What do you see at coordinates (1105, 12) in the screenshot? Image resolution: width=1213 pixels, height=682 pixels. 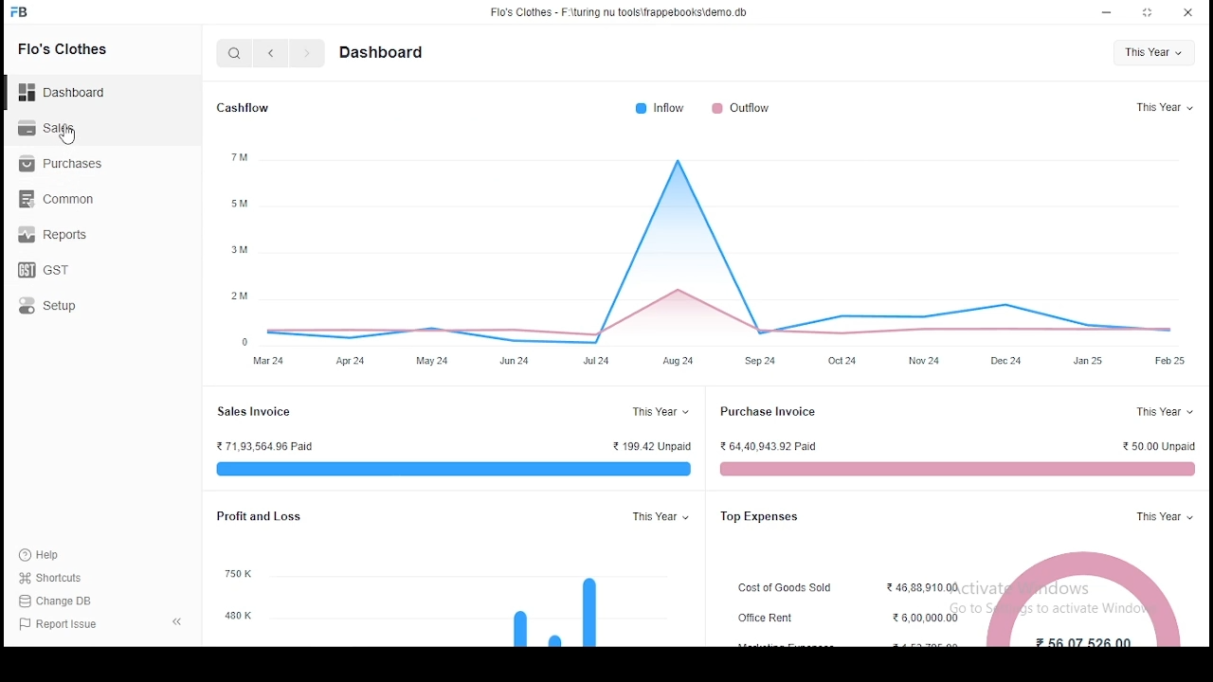 I see `minimize` at bounding box center [1105, 12].